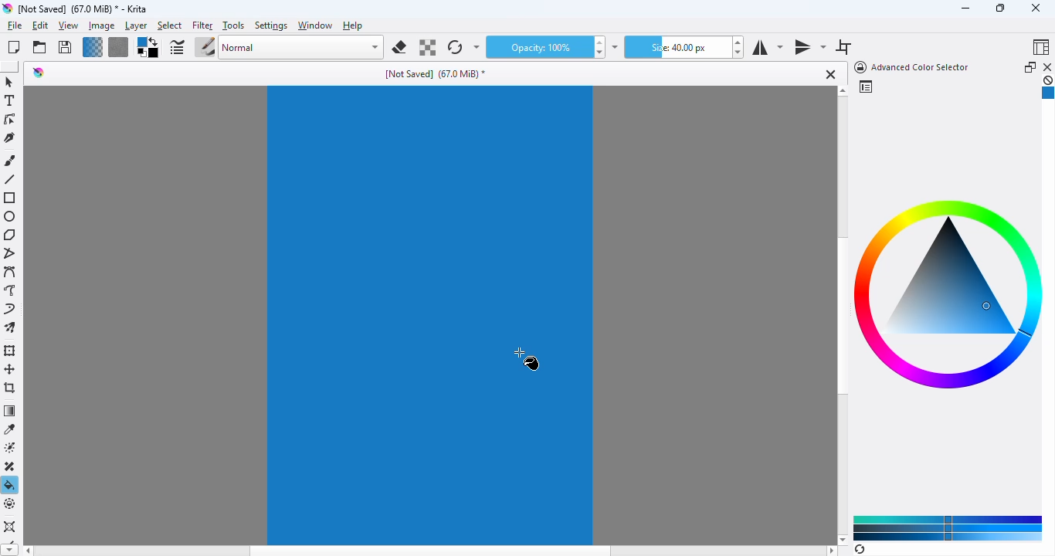 Image resolution: width=1055 pixels, height=556 pixels. What do you see at coordinates (9, 550) in the screenshot?
I see `scroll down` at bounding box center [9, 550].